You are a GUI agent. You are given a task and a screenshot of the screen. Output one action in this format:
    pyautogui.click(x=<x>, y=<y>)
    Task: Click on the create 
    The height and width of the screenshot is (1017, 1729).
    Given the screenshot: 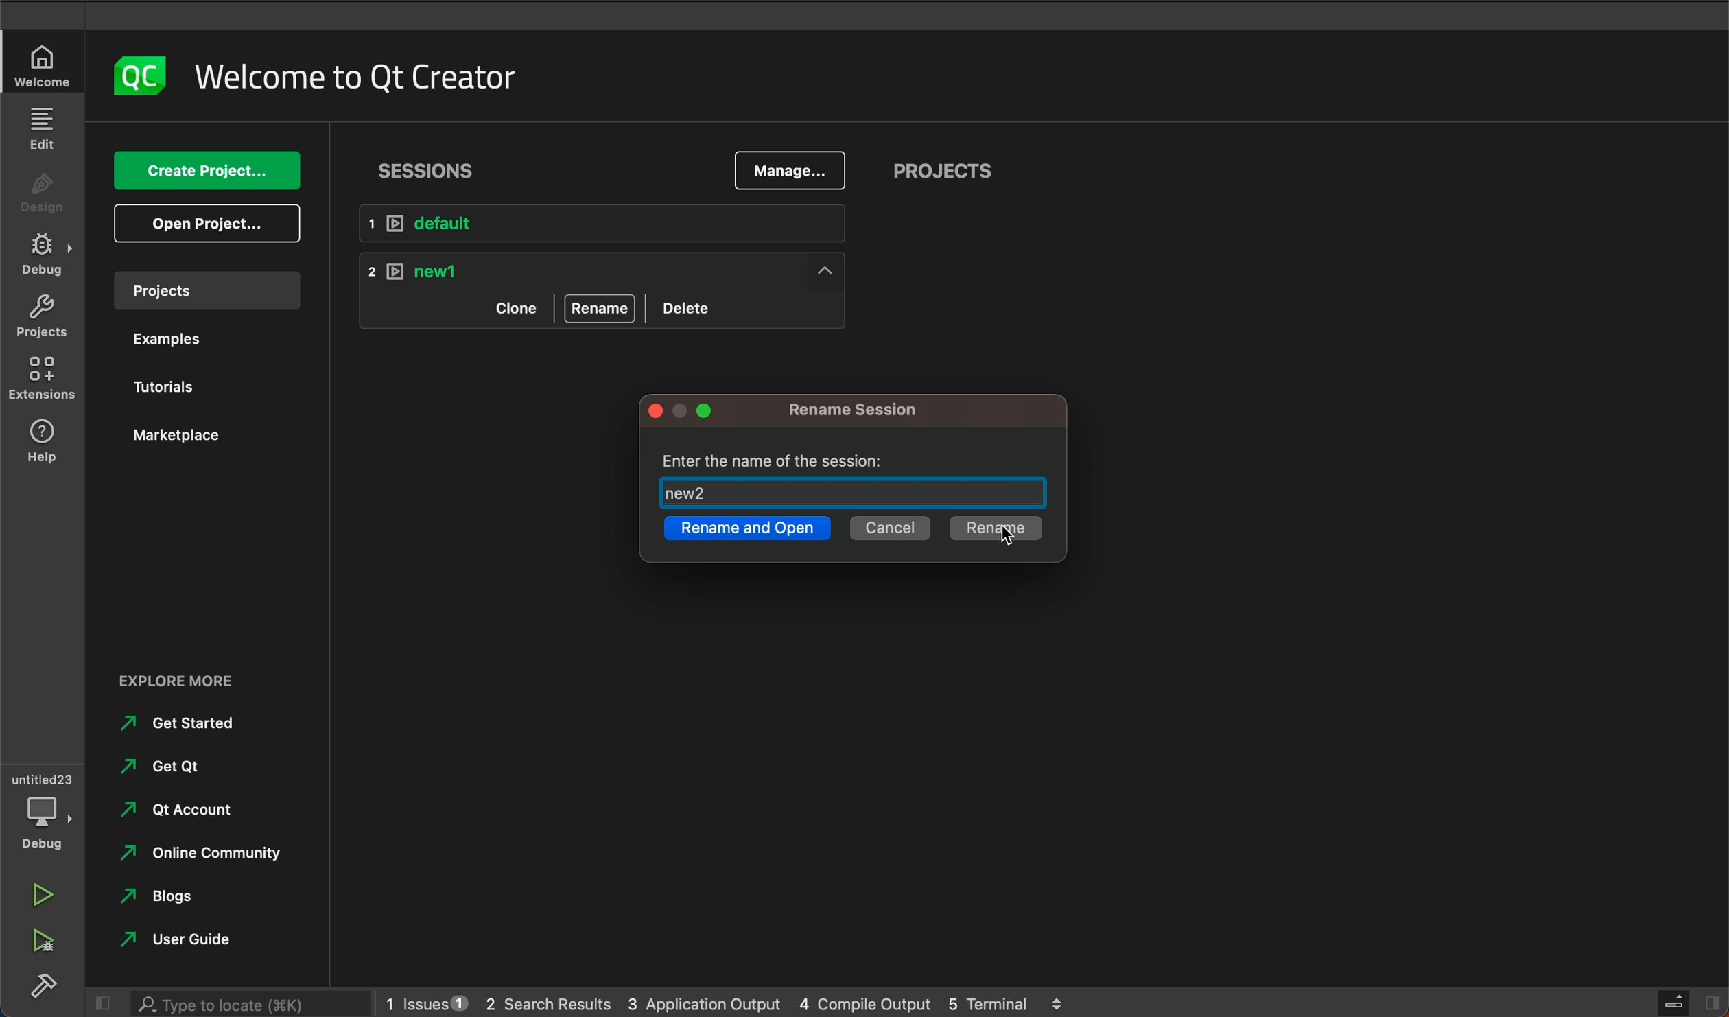 What is the action you would take?
    pyautogui.click(x=206, y=172)
    